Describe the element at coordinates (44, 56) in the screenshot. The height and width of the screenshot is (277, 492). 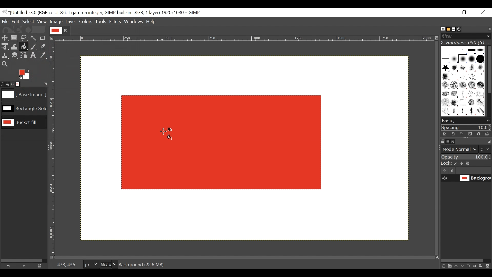
I see `Color picker tool` at that location.